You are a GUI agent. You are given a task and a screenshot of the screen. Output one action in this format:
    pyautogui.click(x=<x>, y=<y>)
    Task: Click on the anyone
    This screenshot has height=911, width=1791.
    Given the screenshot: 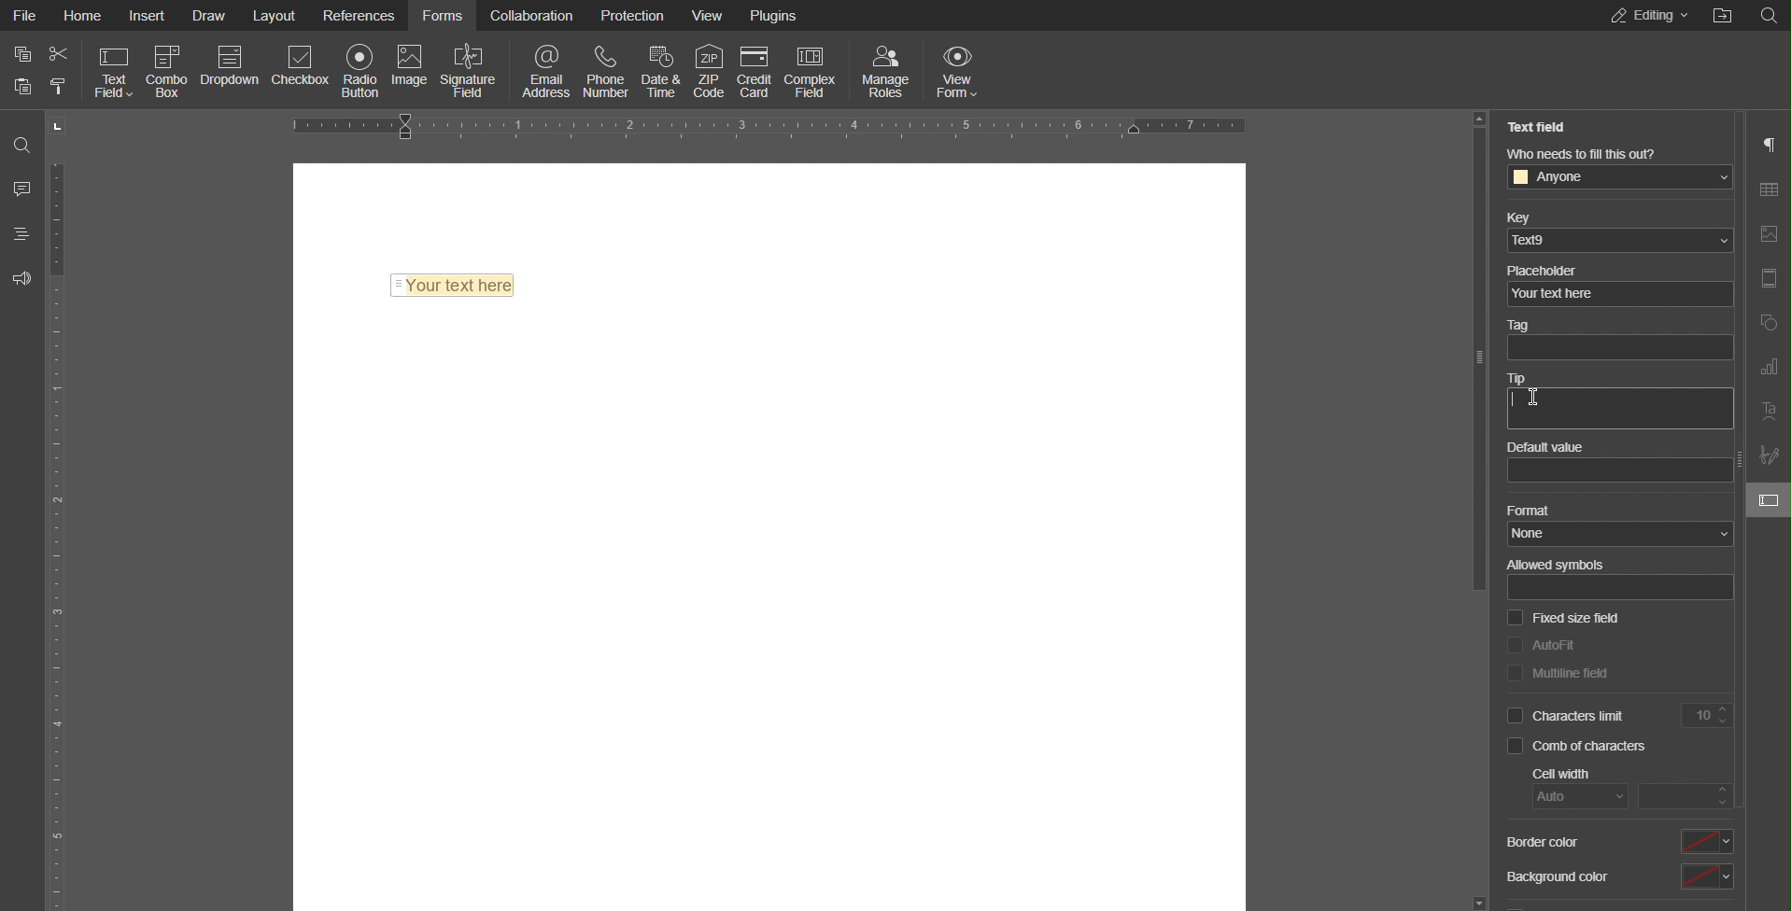 What is the action you would take?
    pyautogui.click(x=1622, y=177)
    